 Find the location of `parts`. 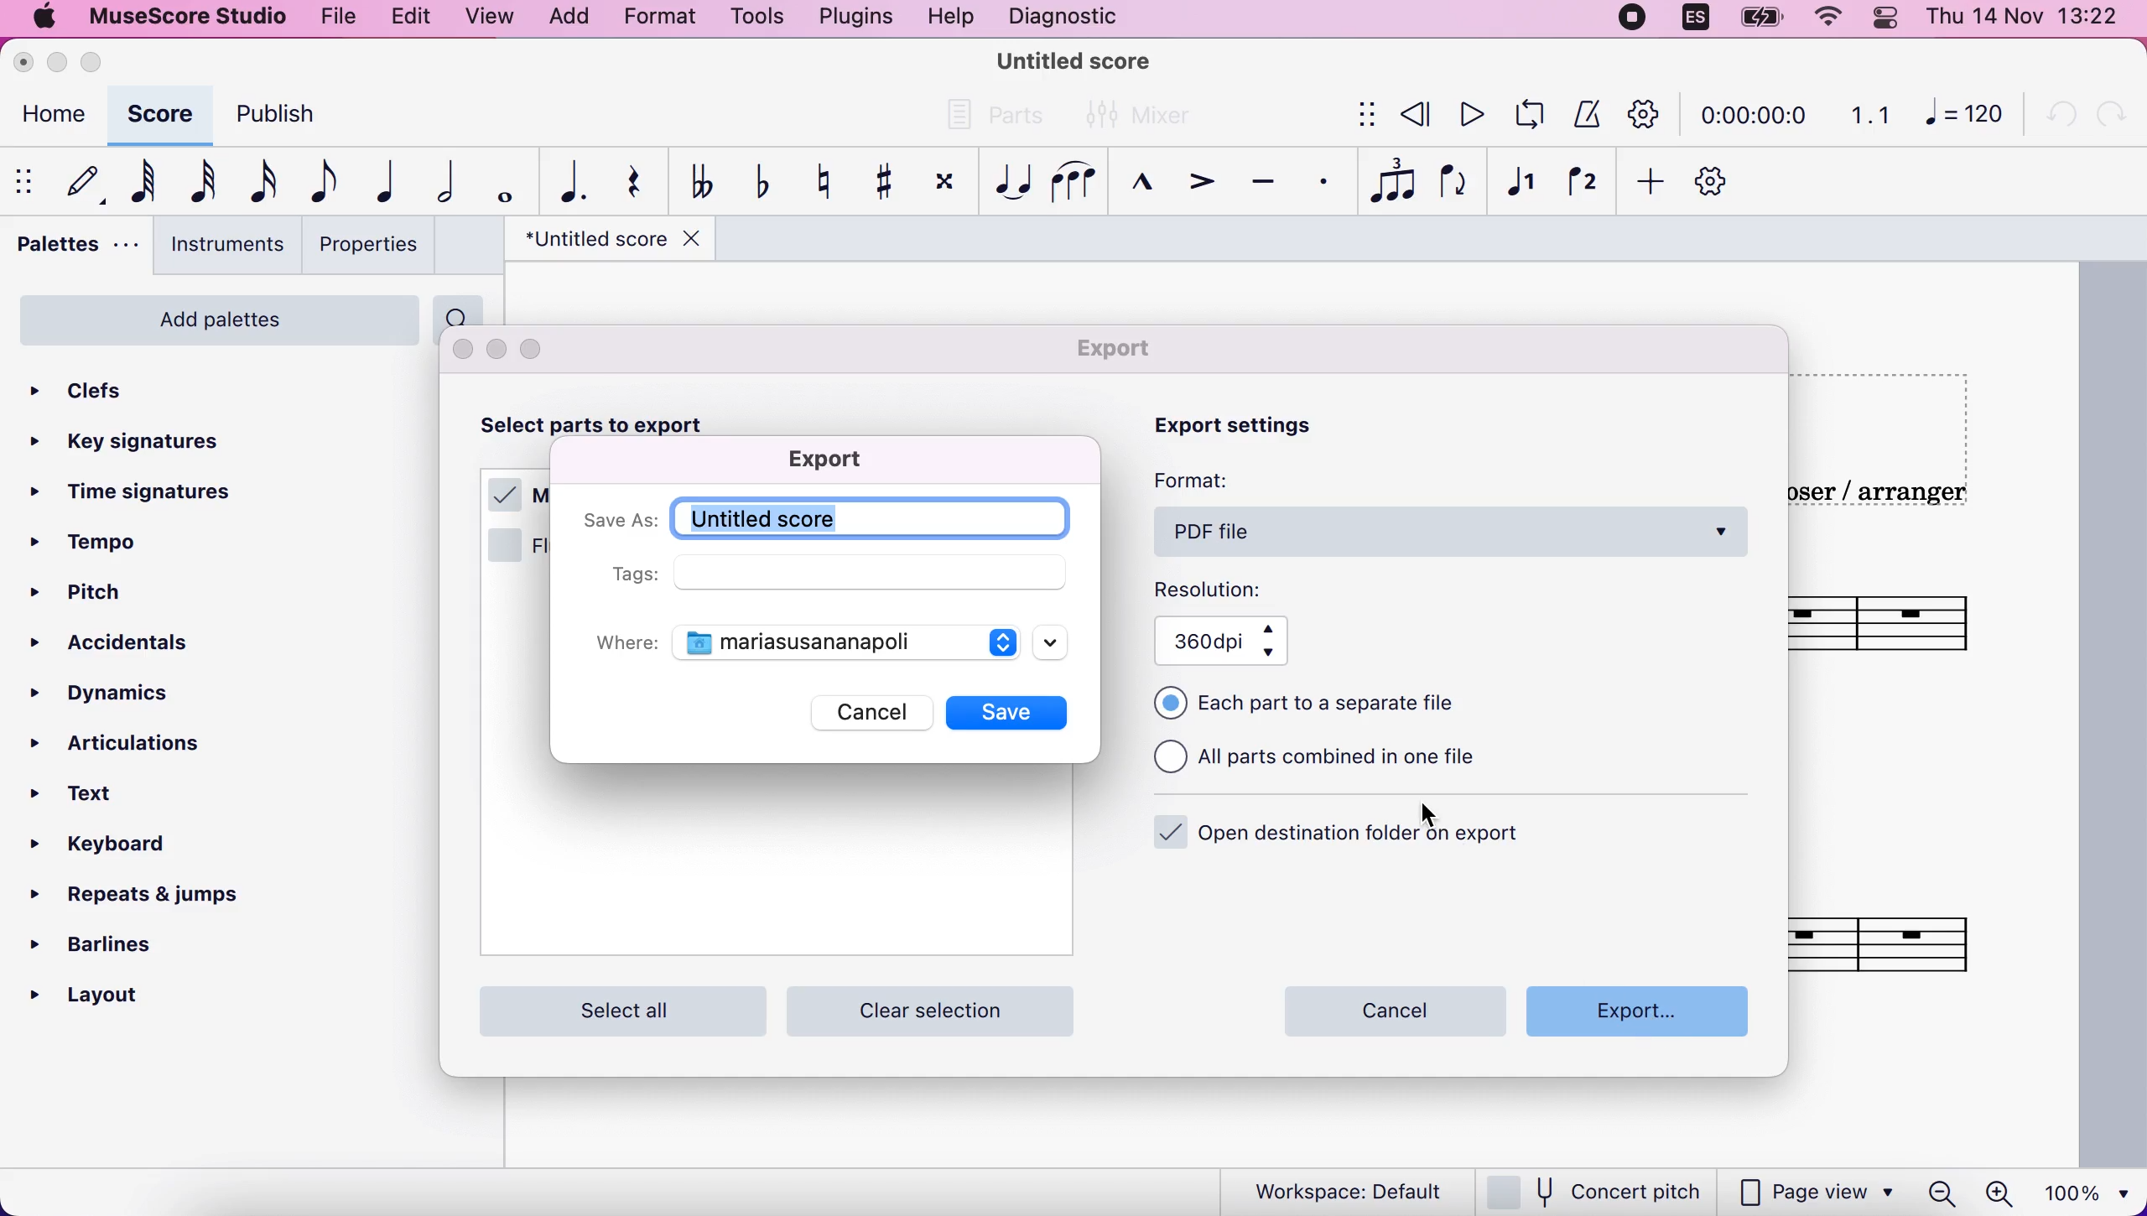

parts is located at coordinates (998, 119).